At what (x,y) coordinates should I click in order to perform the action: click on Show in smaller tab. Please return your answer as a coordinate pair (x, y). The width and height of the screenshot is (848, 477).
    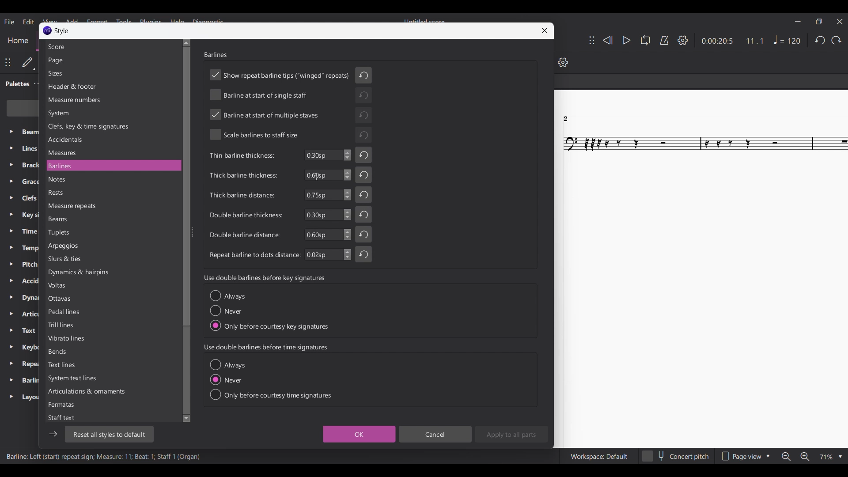
    Looking at the image, I should click on (819, 21).